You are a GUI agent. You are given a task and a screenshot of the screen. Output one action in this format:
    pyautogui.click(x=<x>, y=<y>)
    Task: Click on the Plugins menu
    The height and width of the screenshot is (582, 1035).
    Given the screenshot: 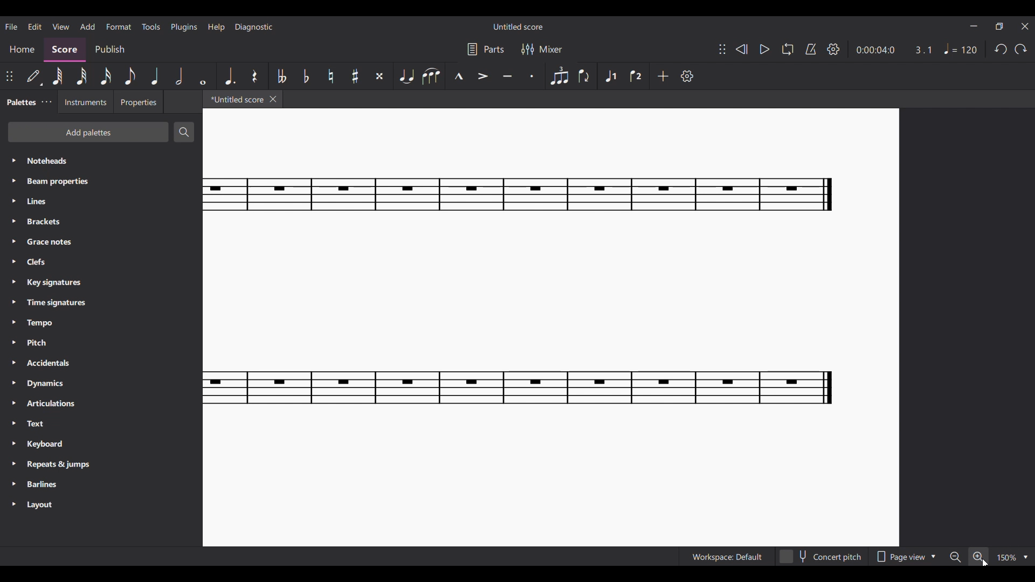 What is the action you would take?
    pyautogui.click(x=184, y=27)
    